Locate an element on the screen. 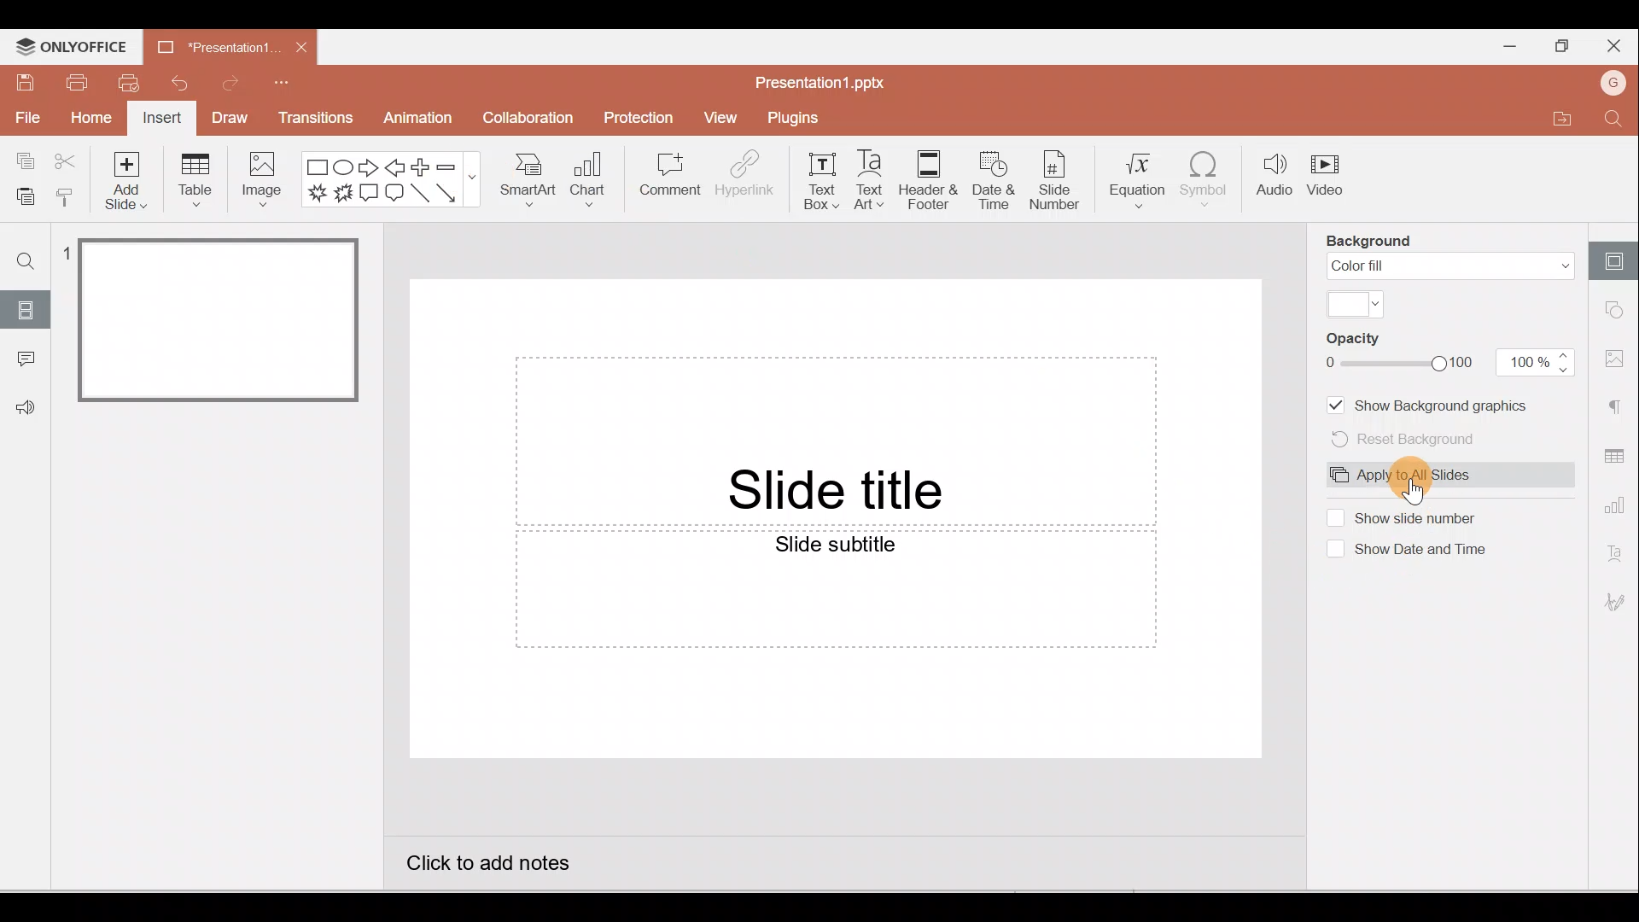  Minimise is located at coordinates (1504, 45).